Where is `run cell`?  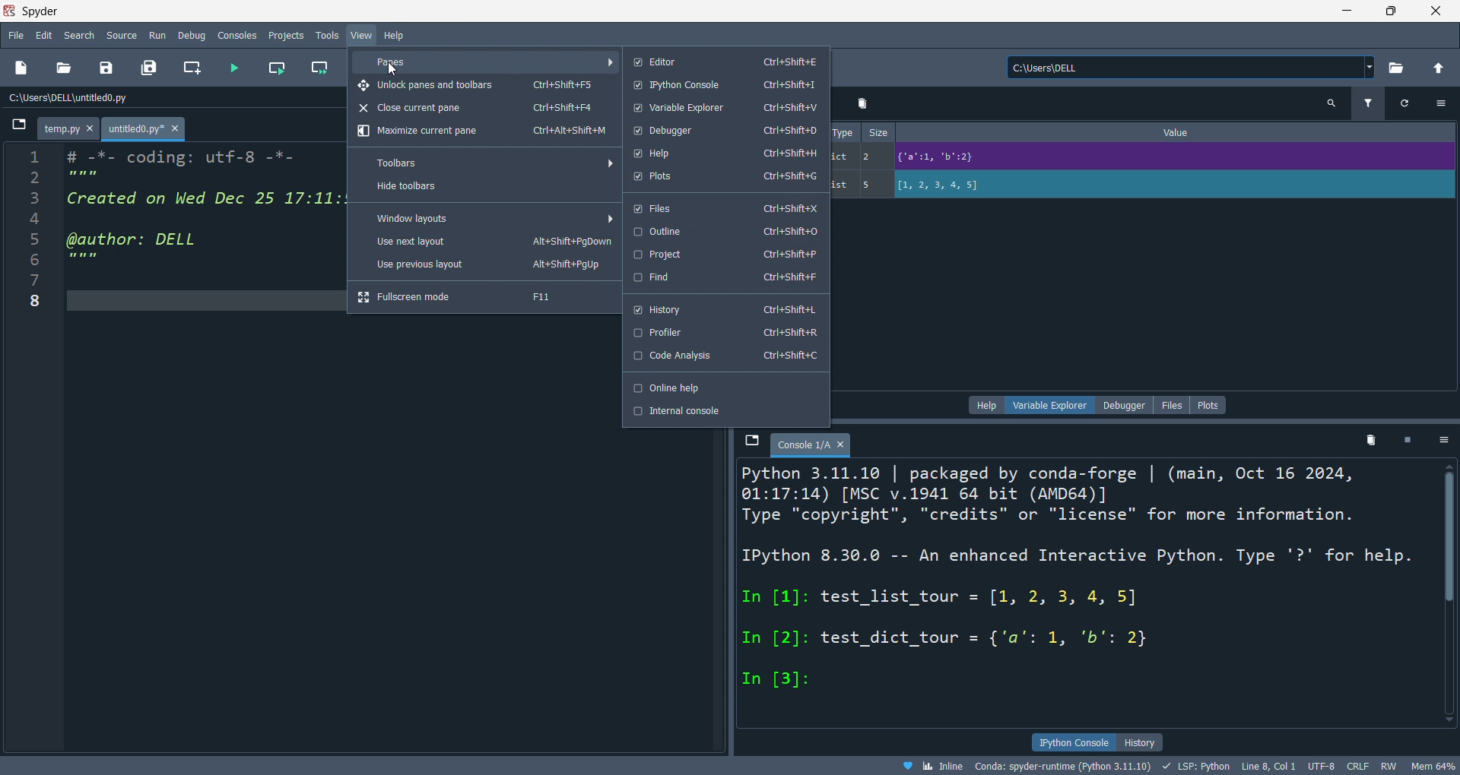
run cell is located at coordinates (275, 70).